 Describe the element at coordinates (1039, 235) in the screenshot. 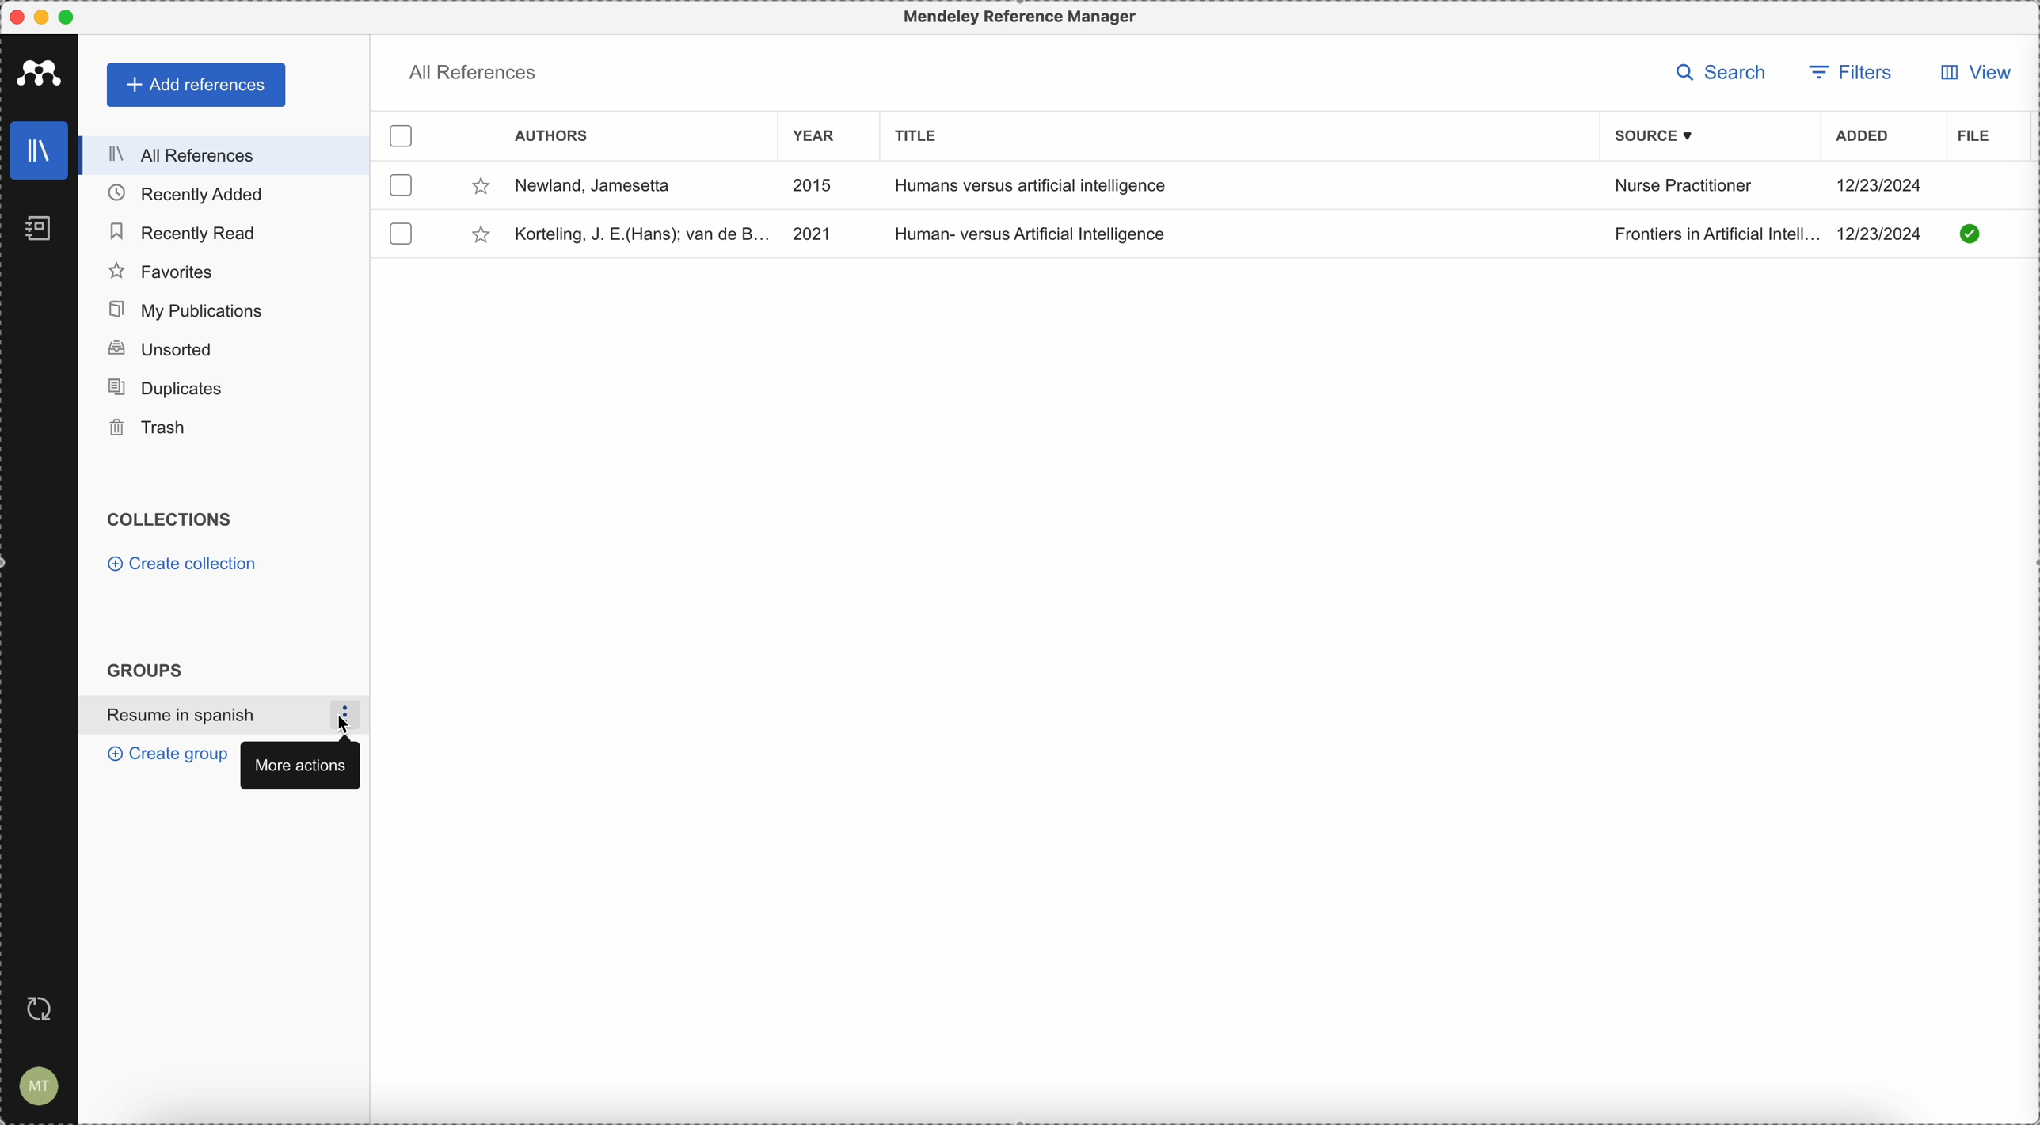

I see `Human- versus Artificial Intelligence` at that location.